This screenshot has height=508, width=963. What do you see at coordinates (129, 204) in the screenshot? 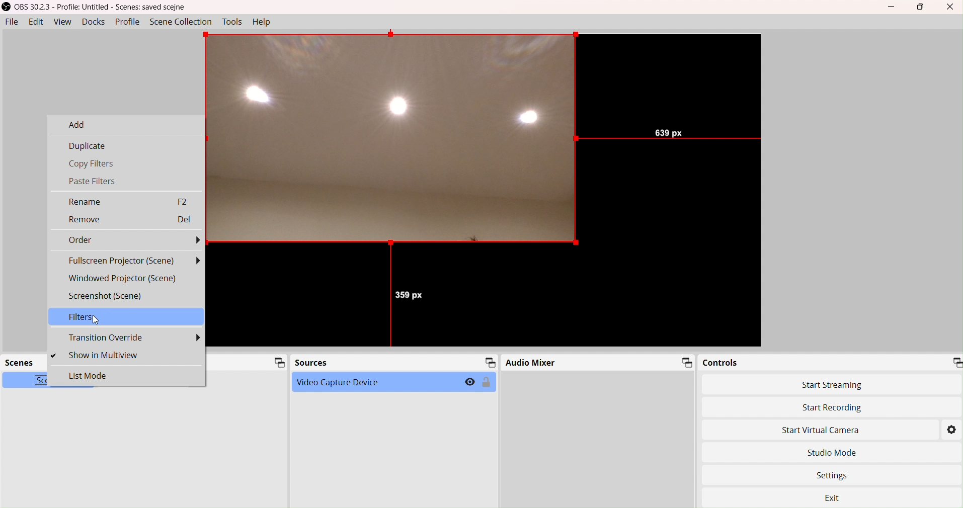
I see `Rename` at bounding box center [129, 204].